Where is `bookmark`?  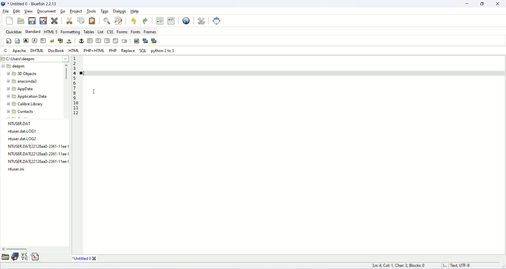 bookmark is located at coordinates (83, 73).